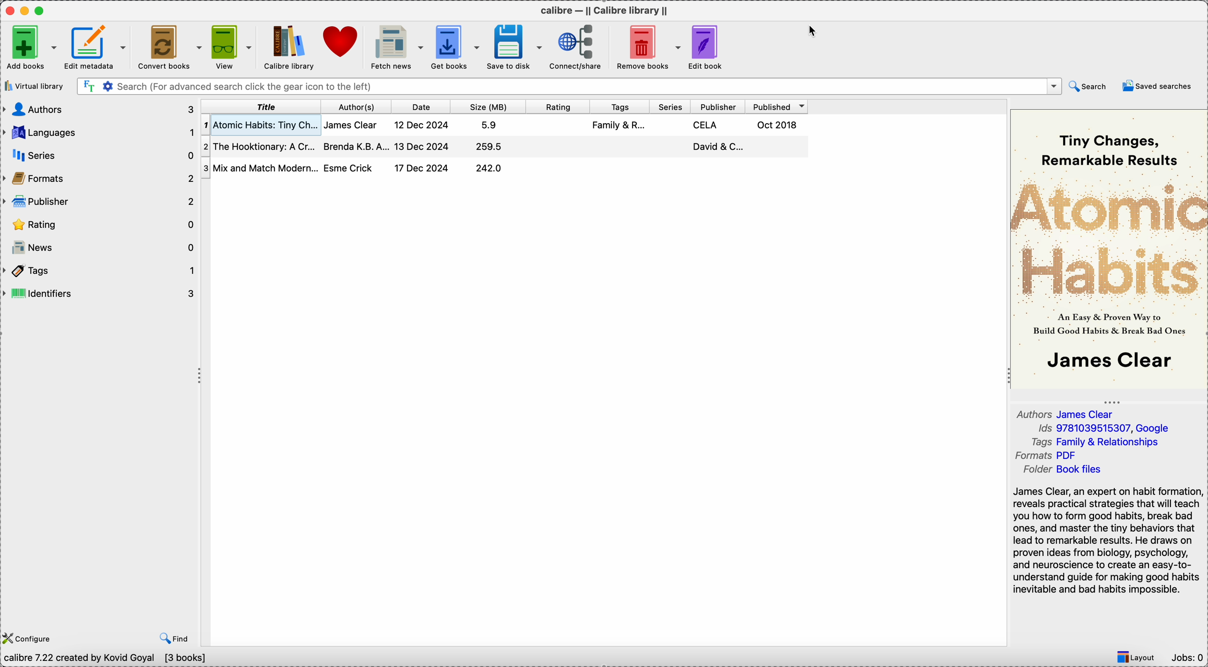  I want to click on David & C..., so click(717, 146).